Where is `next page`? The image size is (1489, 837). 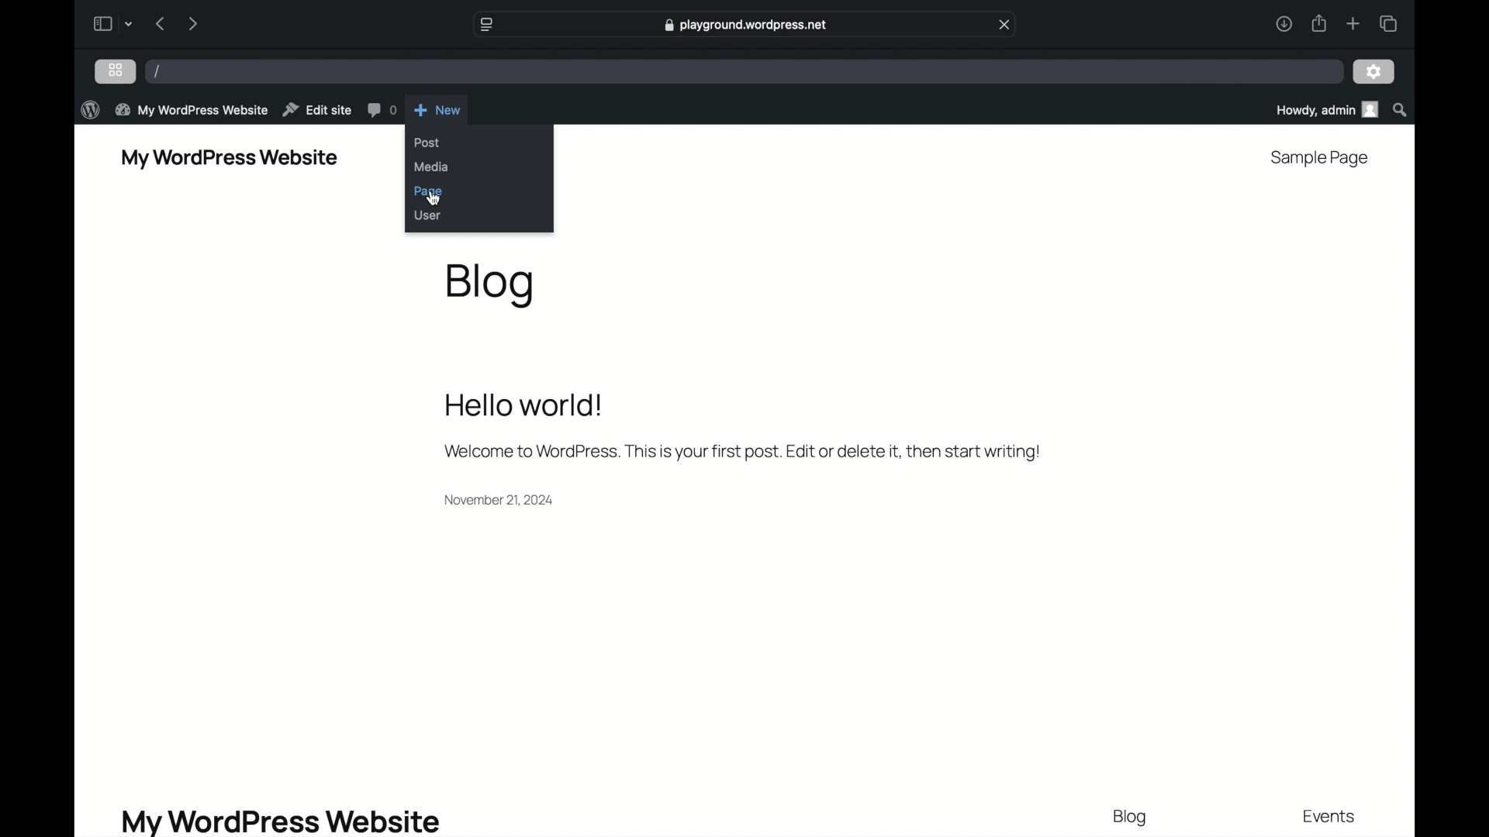
next page is located at coordinates (192, 22).